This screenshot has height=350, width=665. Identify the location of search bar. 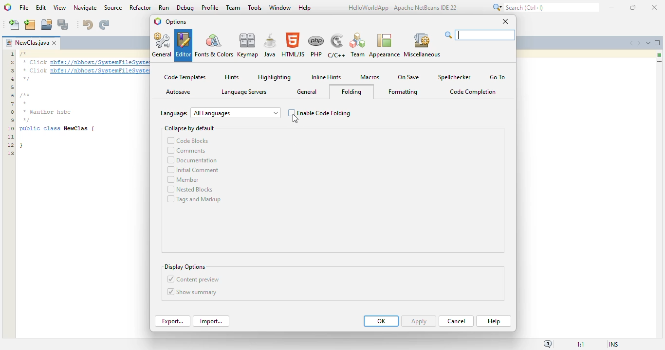
(479, 35).